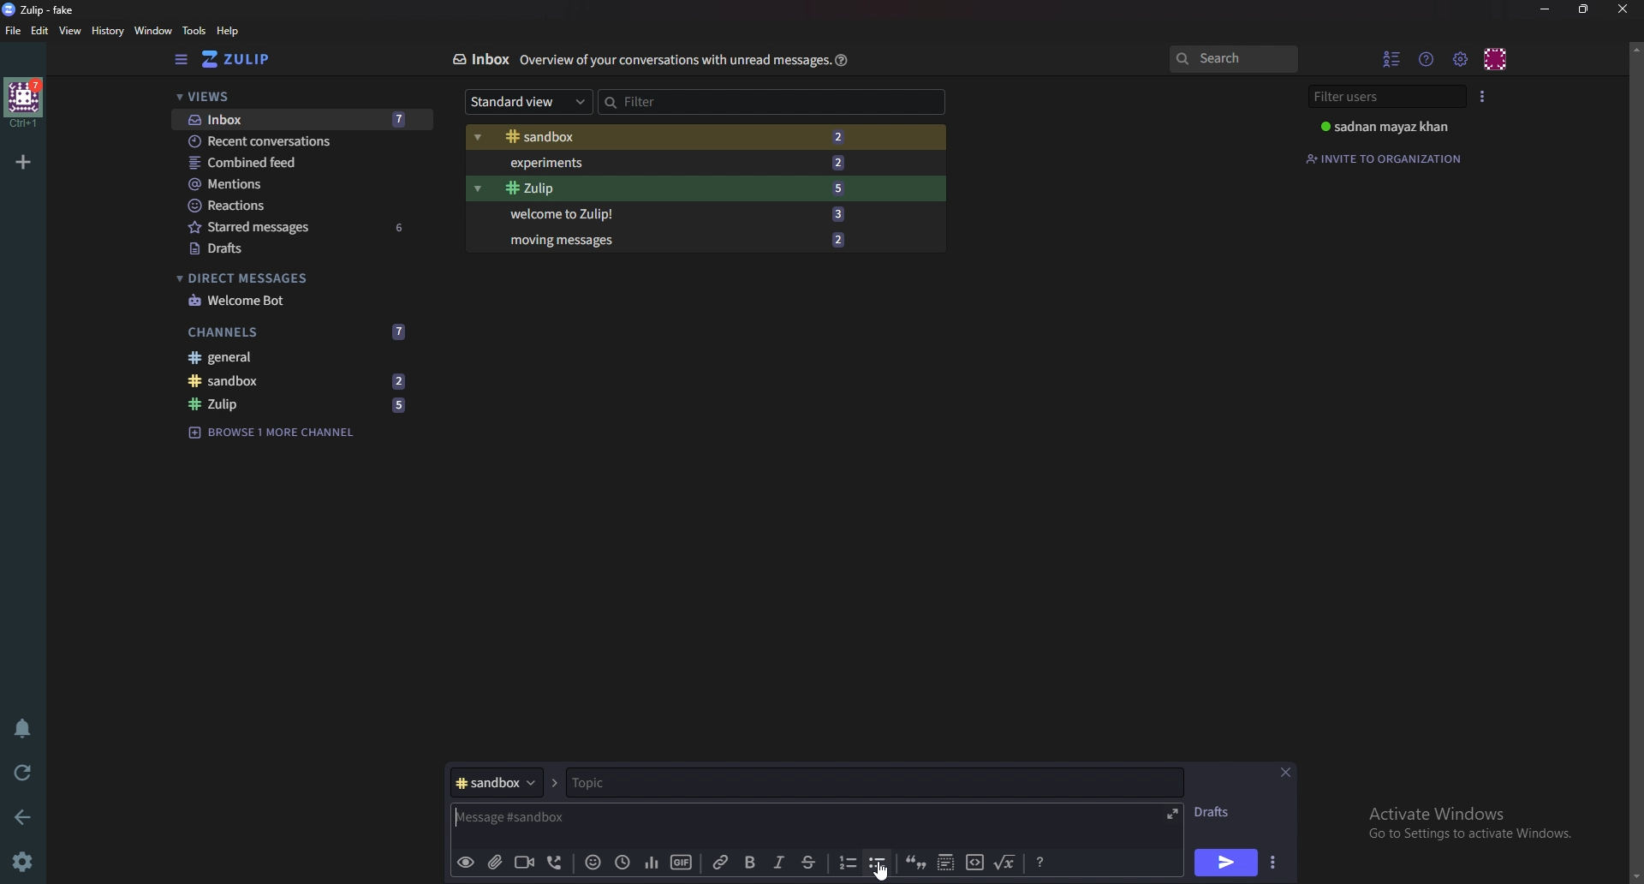 This screenshot has height=884, width=1644. I want to click on Video call, so click(523, 861).